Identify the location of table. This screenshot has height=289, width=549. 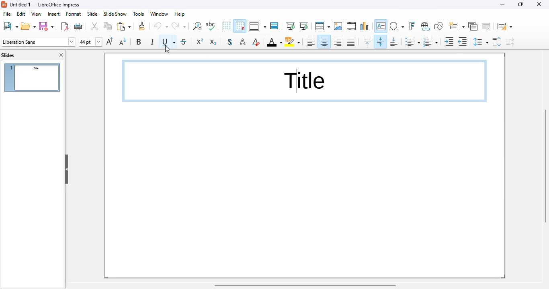
(322, 26).